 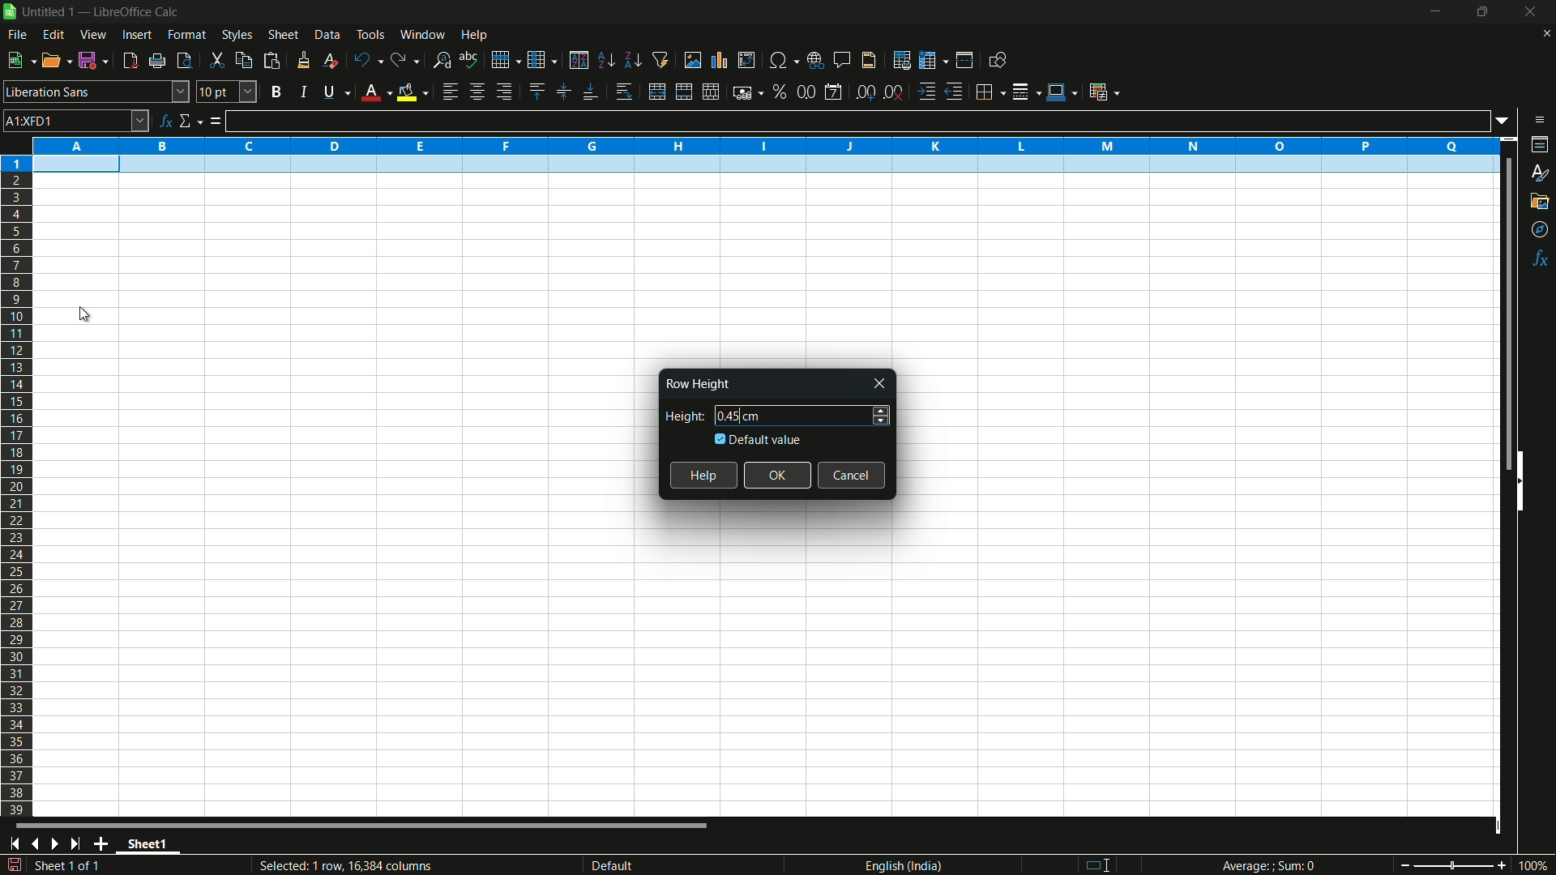 What do you see at coordinates (627, 92) in the screenshot?
I see `wrap text` at bounding box center [627, 92].